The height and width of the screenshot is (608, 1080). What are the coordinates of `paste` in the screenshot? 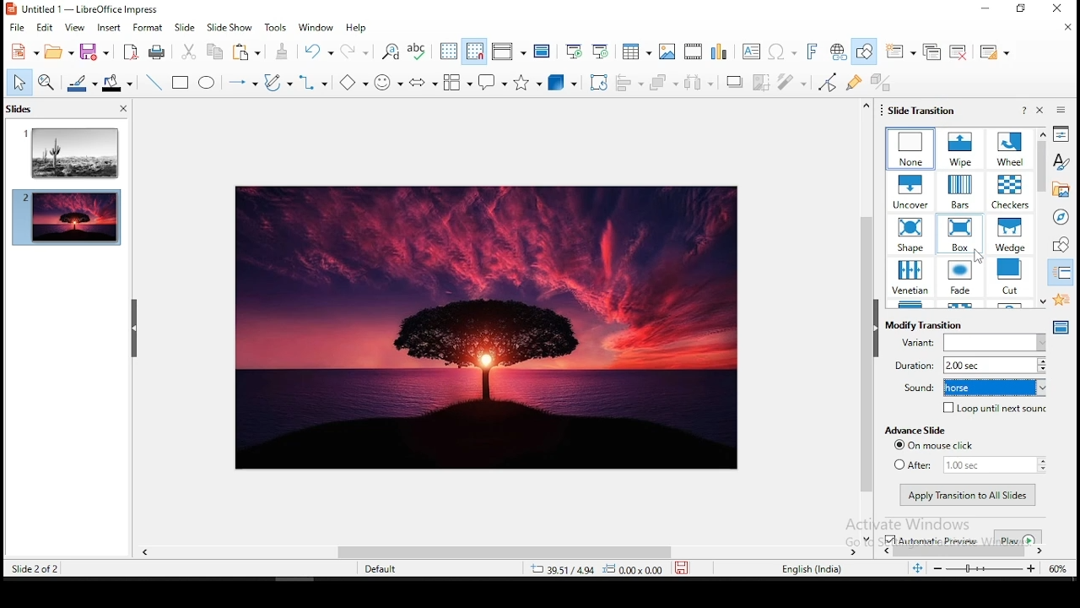 It's located at (283, 50).